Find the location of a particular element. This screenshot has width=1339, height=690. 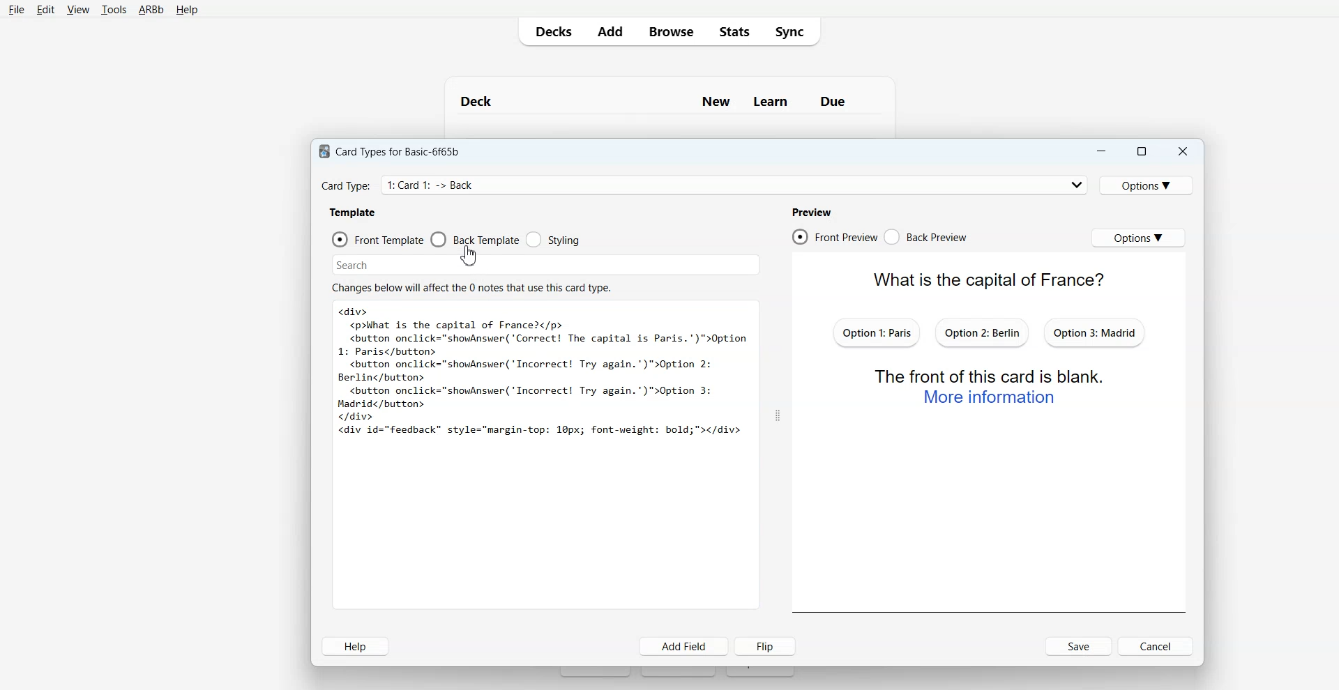

Front Preview is located at coordinates (834, 236).